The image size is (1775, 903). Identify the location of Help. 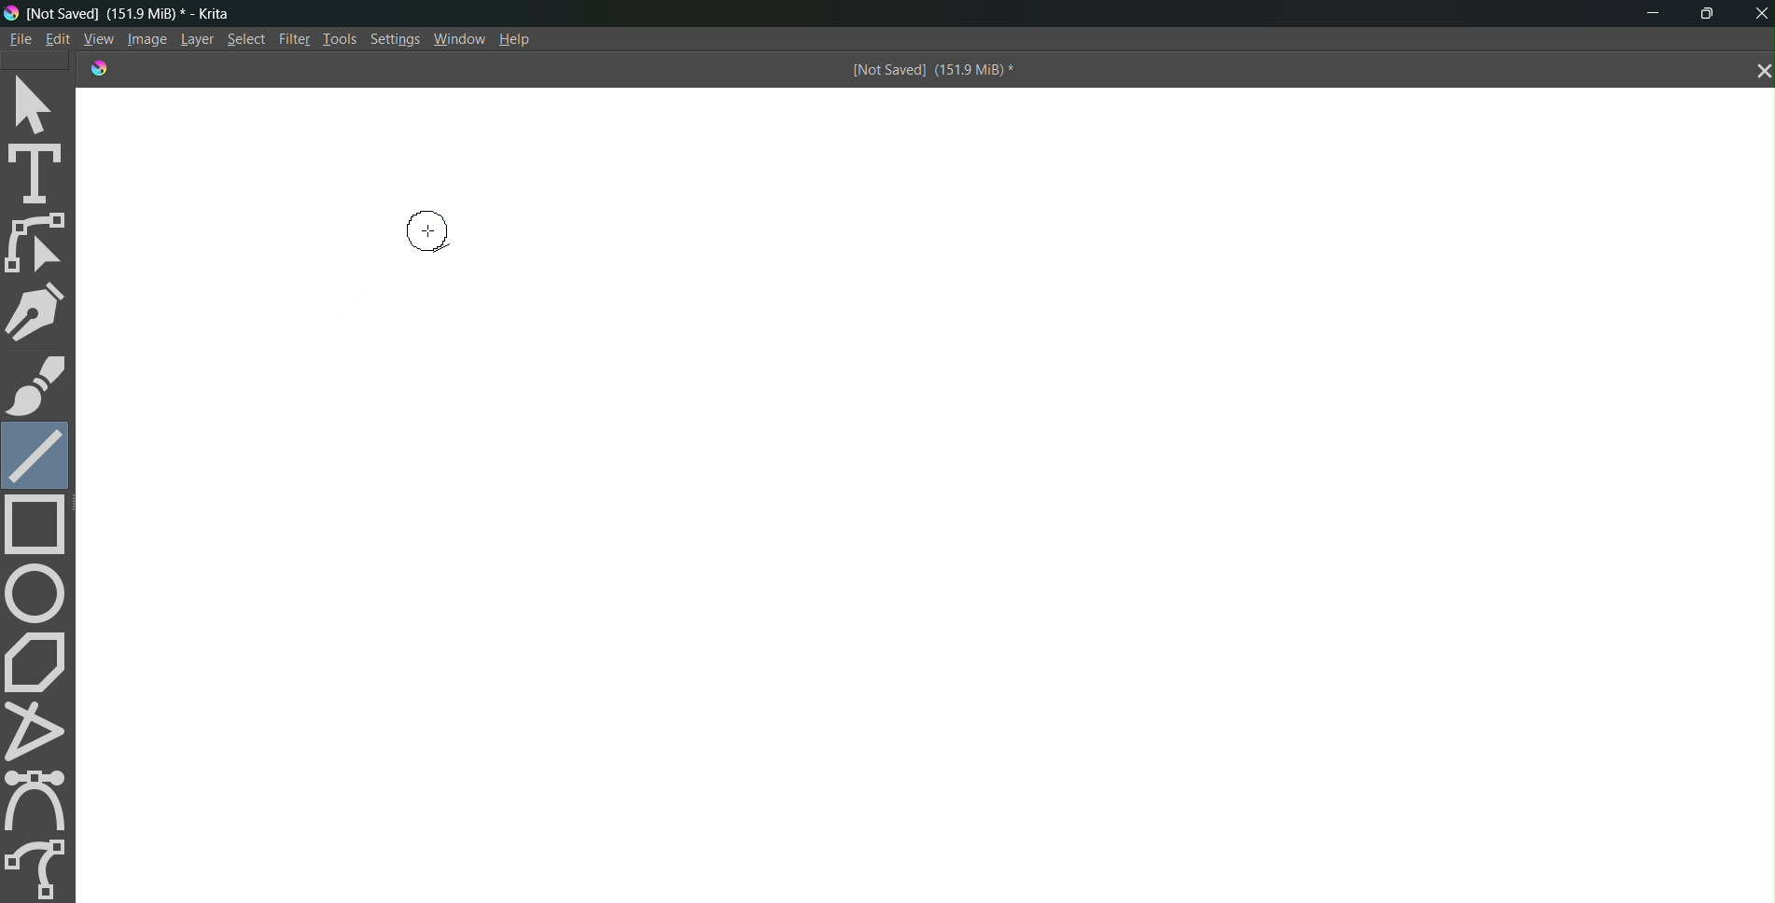
(523, 39).